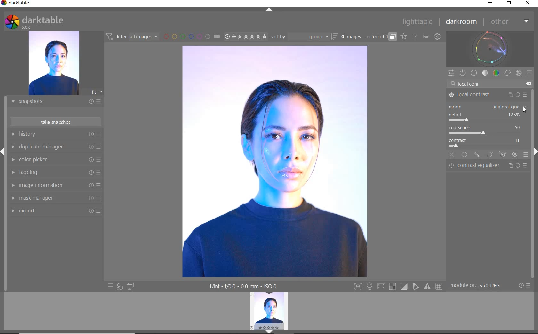 The image size is (538, 334). Describe the element at coordinates (54, 160) in the screenshot. I see `COLOR PICKER` at that location.